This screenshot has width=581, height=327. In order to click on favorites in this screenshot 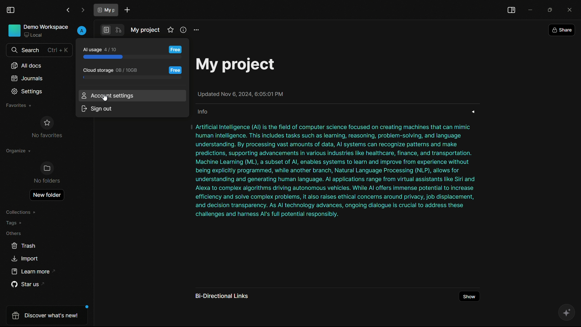, I will do `click(17, 106)`.